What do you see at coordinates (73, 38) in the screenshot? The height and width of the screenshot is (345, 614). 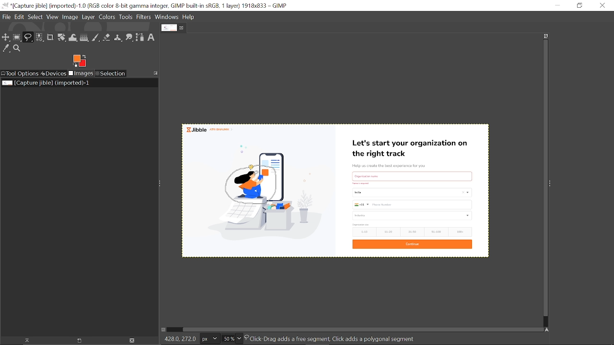 I see `Wrap text tool` at bounding box center [73, 38].